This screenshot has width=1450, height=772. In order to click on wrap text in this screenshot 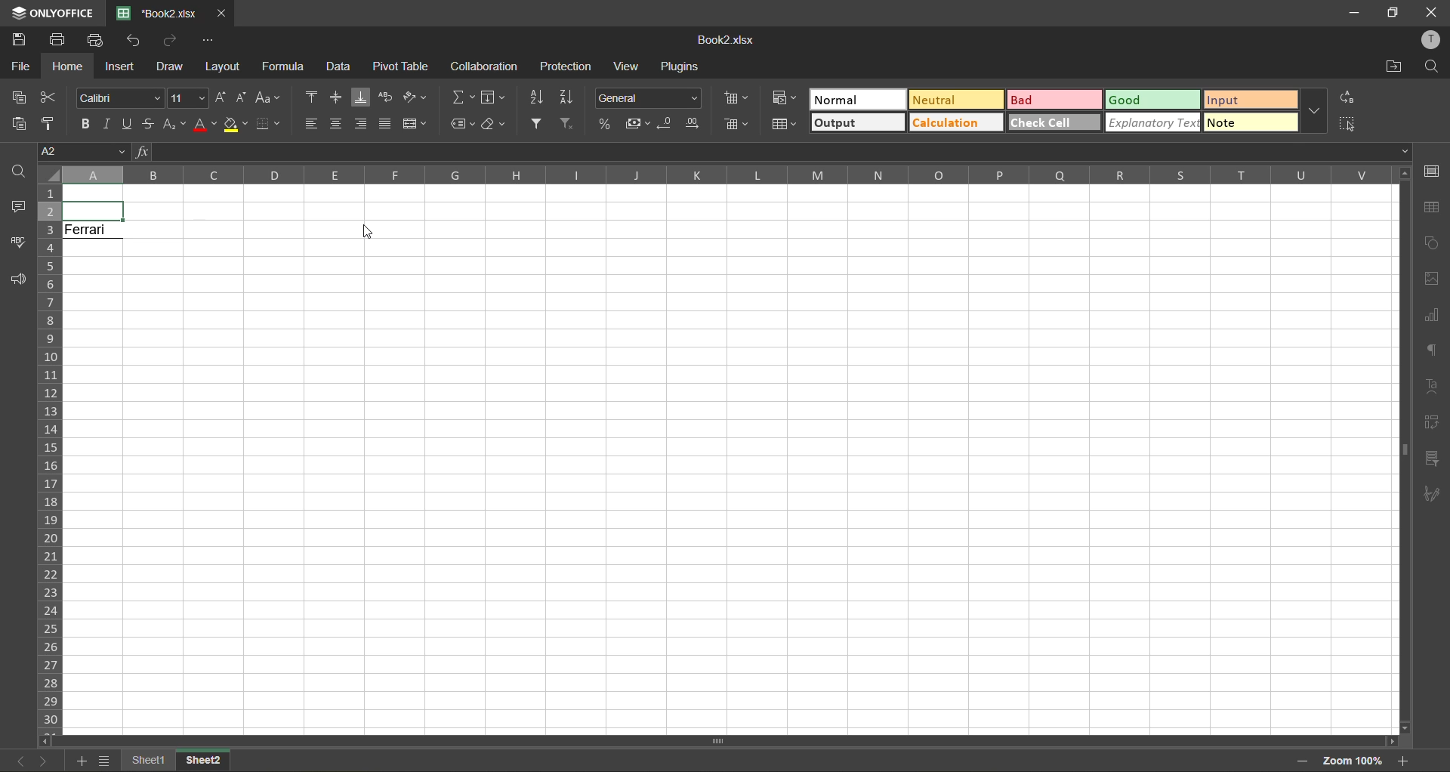, I will do `click(386, 99)`.